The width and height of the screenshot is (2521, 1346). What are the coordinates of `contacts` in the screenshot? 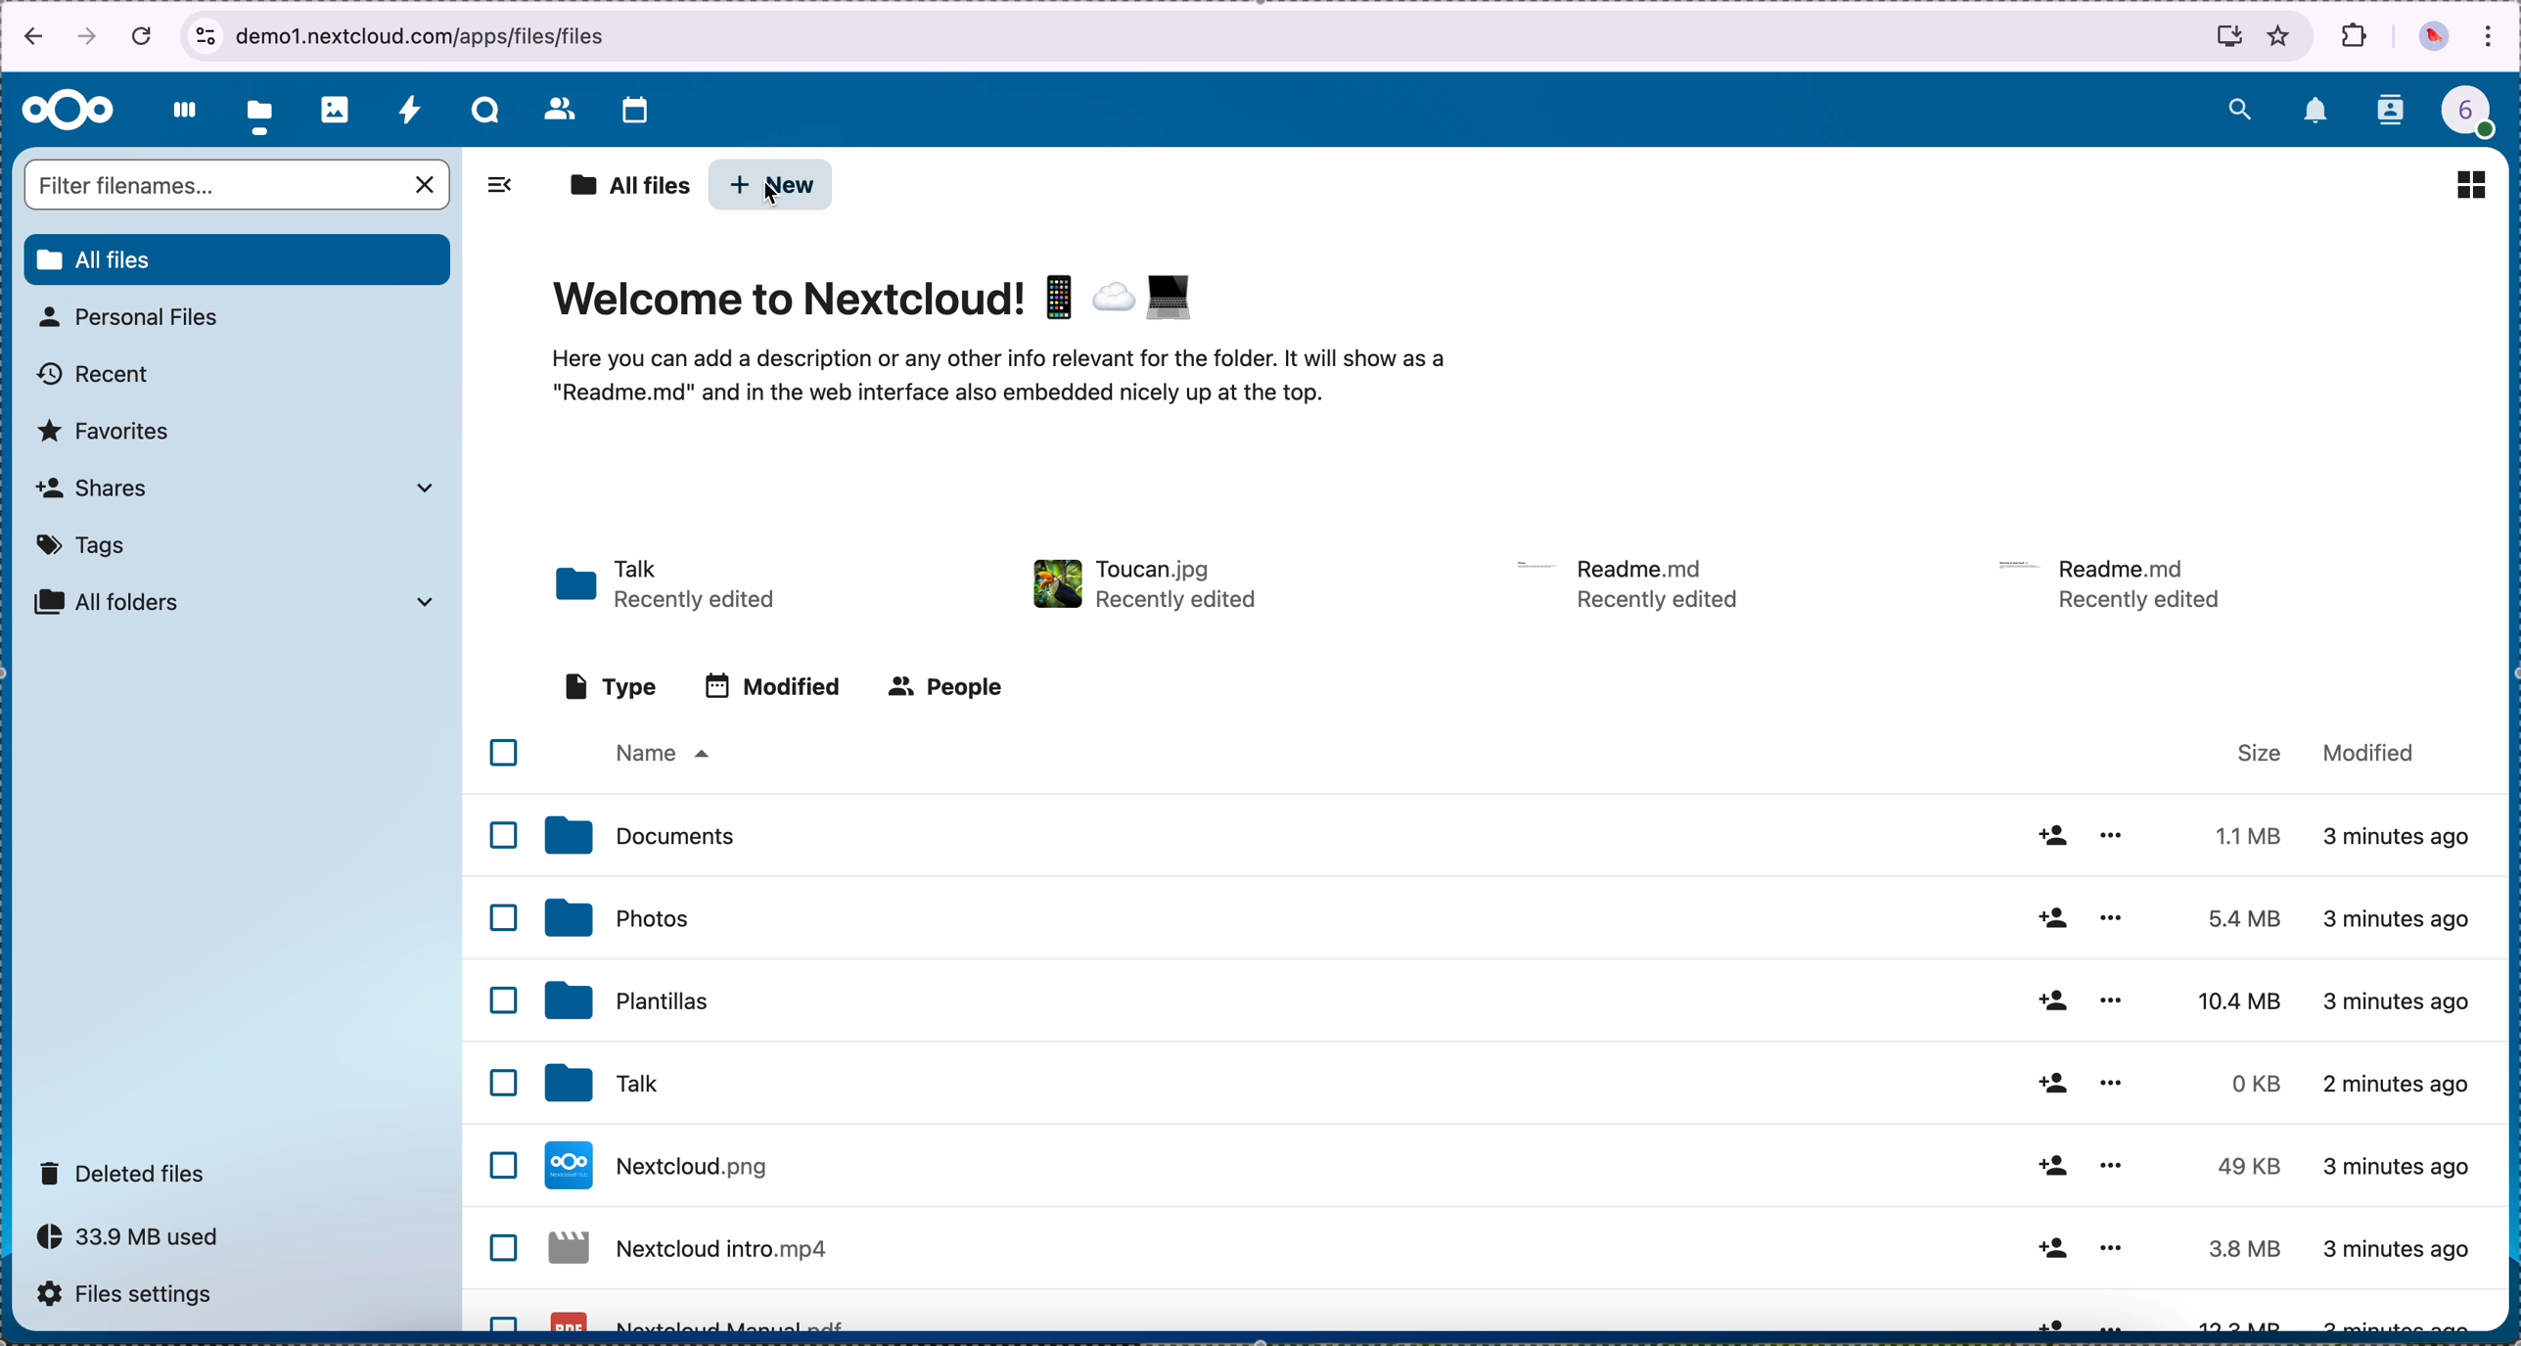 It's located at (558, 108).